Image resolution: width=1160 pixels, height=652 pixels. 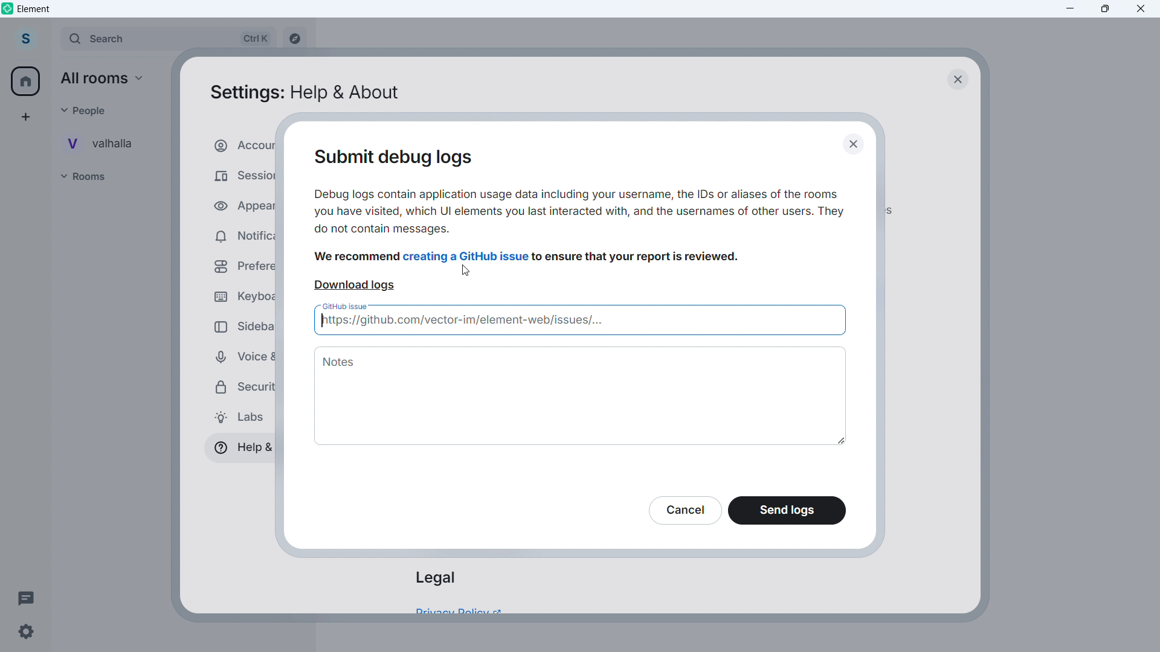 I want to click on Create a GITHub issue, so click(x=467, y=256).